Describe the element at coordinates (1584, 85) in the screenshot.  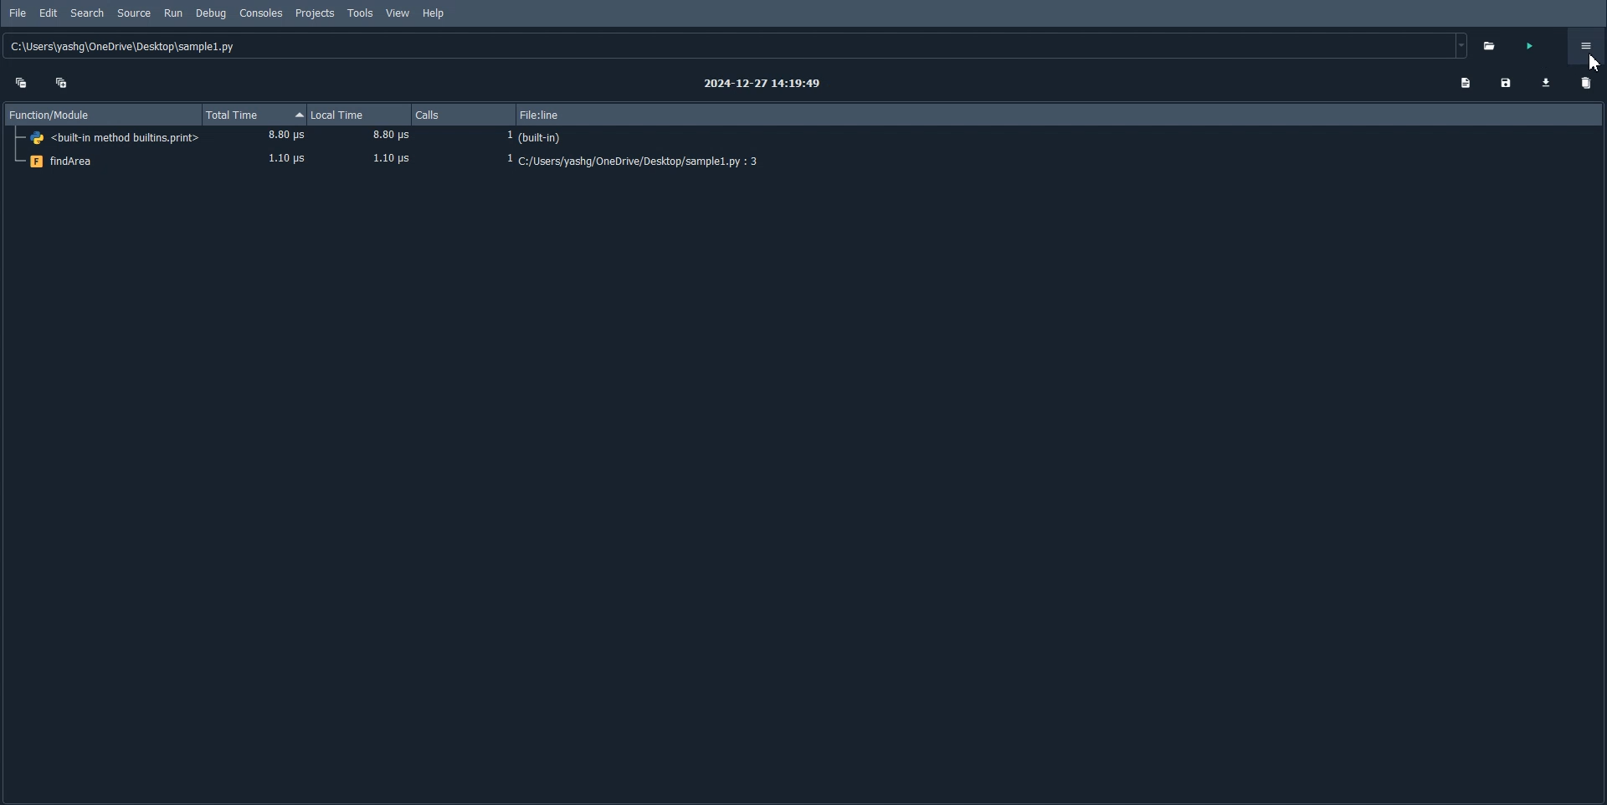
I see `Clear comparison` at that location.